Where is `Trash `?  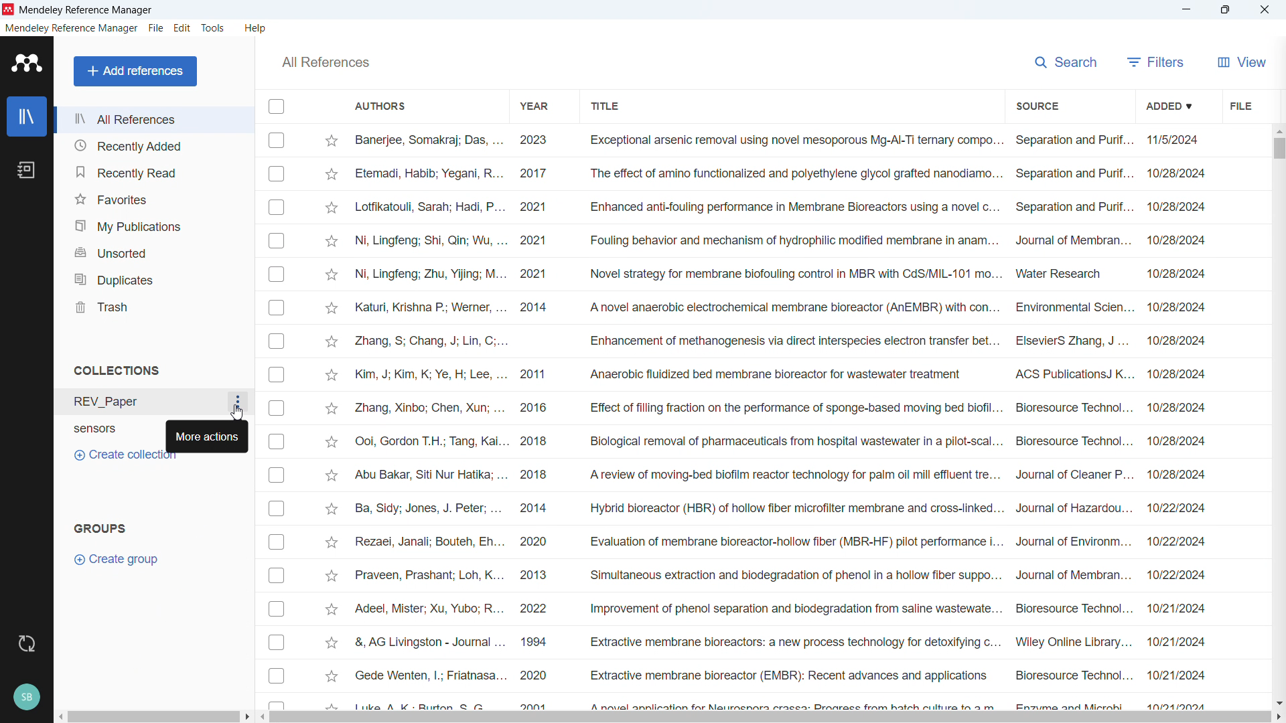 Trash  is located at coordinates (153, 306).